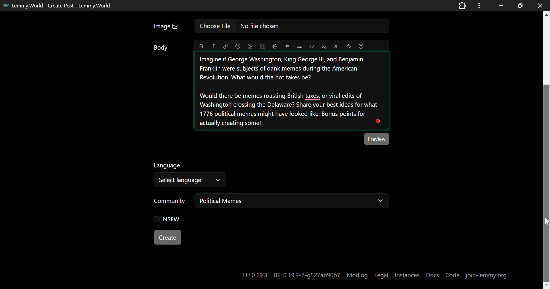  What do you see at coordinates (299, 46) in the screenshot?
I see `List` at bounding box center [299, 46].